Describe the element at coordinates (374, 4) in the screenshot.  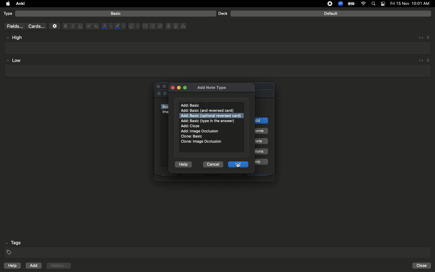
I see `Search` at that location.